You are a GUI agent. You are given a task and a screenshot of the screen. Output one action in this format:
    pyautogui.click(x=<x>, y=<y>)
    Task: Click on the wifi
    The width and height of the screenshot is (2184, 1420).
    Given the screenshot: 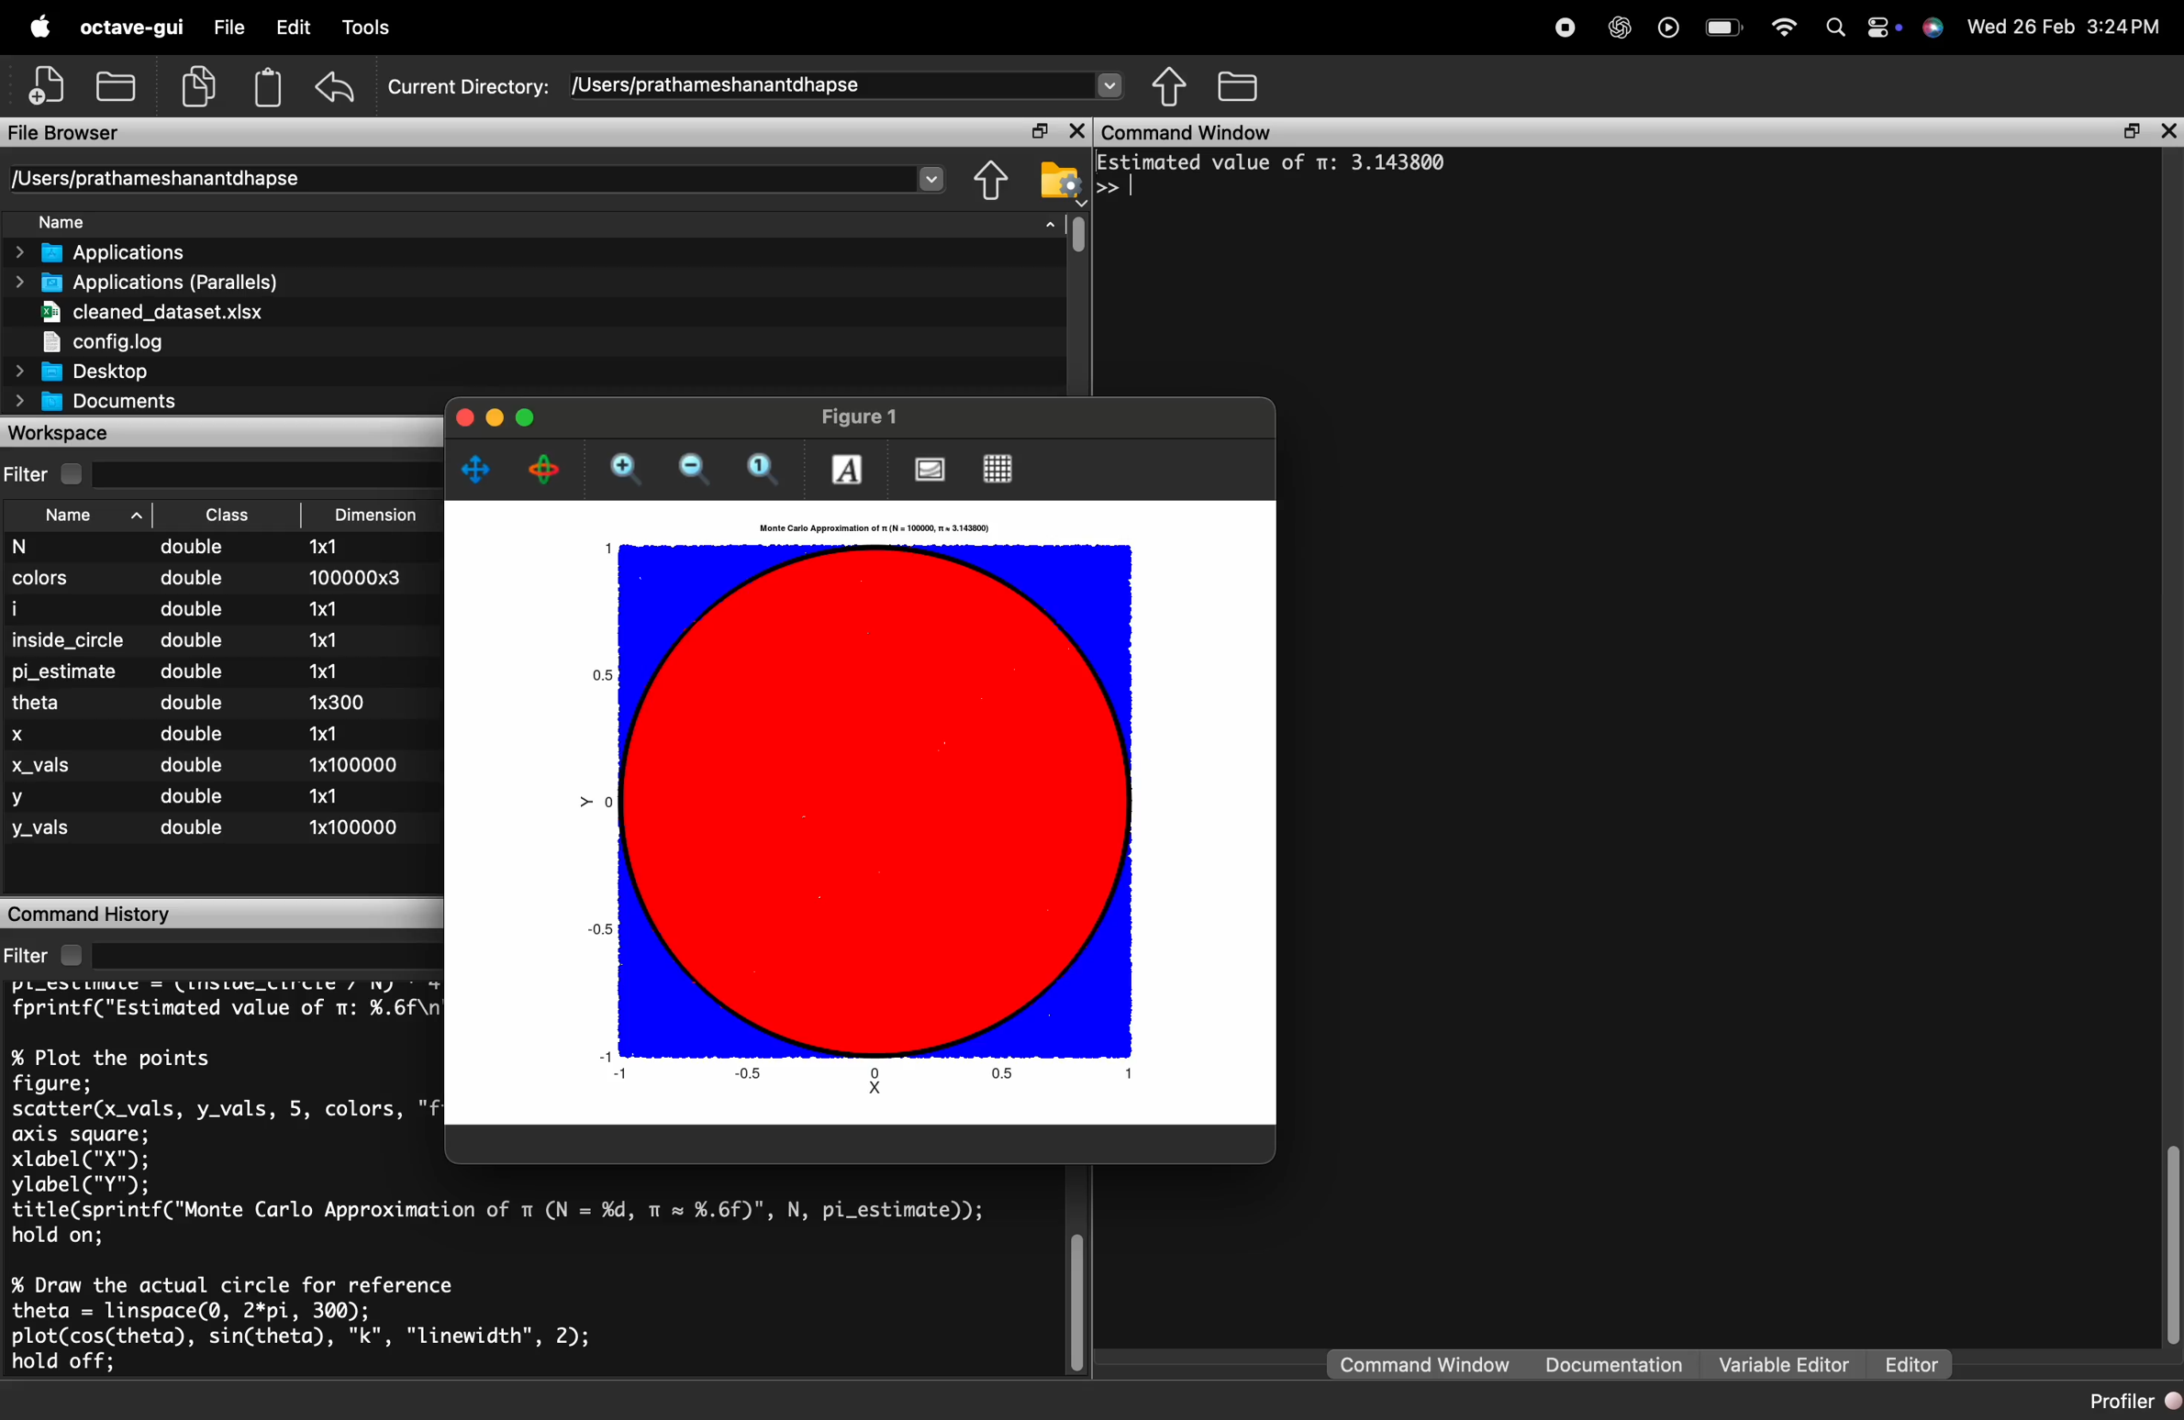 What is the action you would take?
    pyautogui.click(x=1780, y=27)
    